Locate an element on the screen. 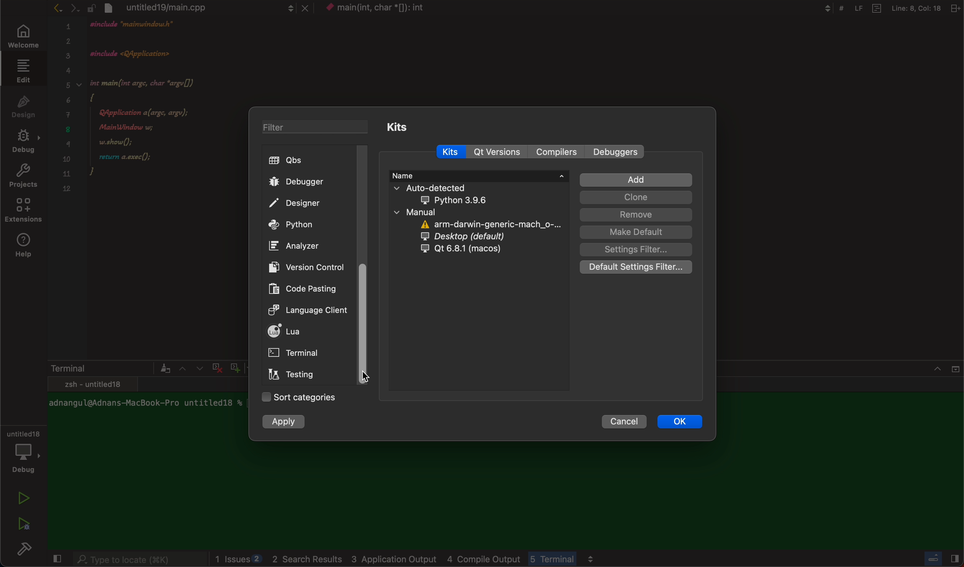 This screenshot has width=964, height=567. code is located at coordinates (159, 116).